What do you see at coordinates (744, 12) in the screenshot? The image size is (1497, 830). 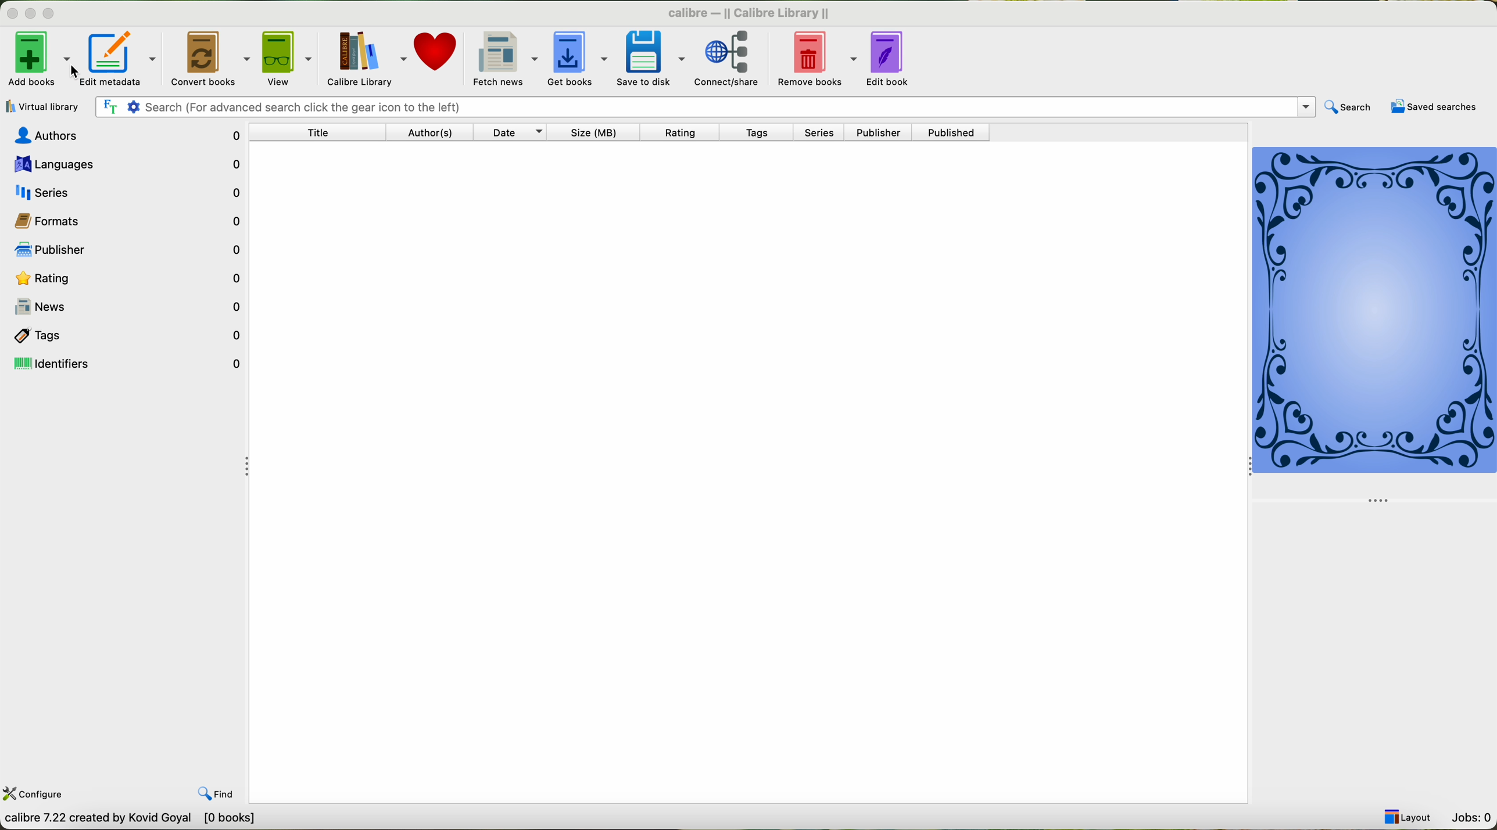 I see `calibre-II Callibre Library II` at bounding box center [744, 12].